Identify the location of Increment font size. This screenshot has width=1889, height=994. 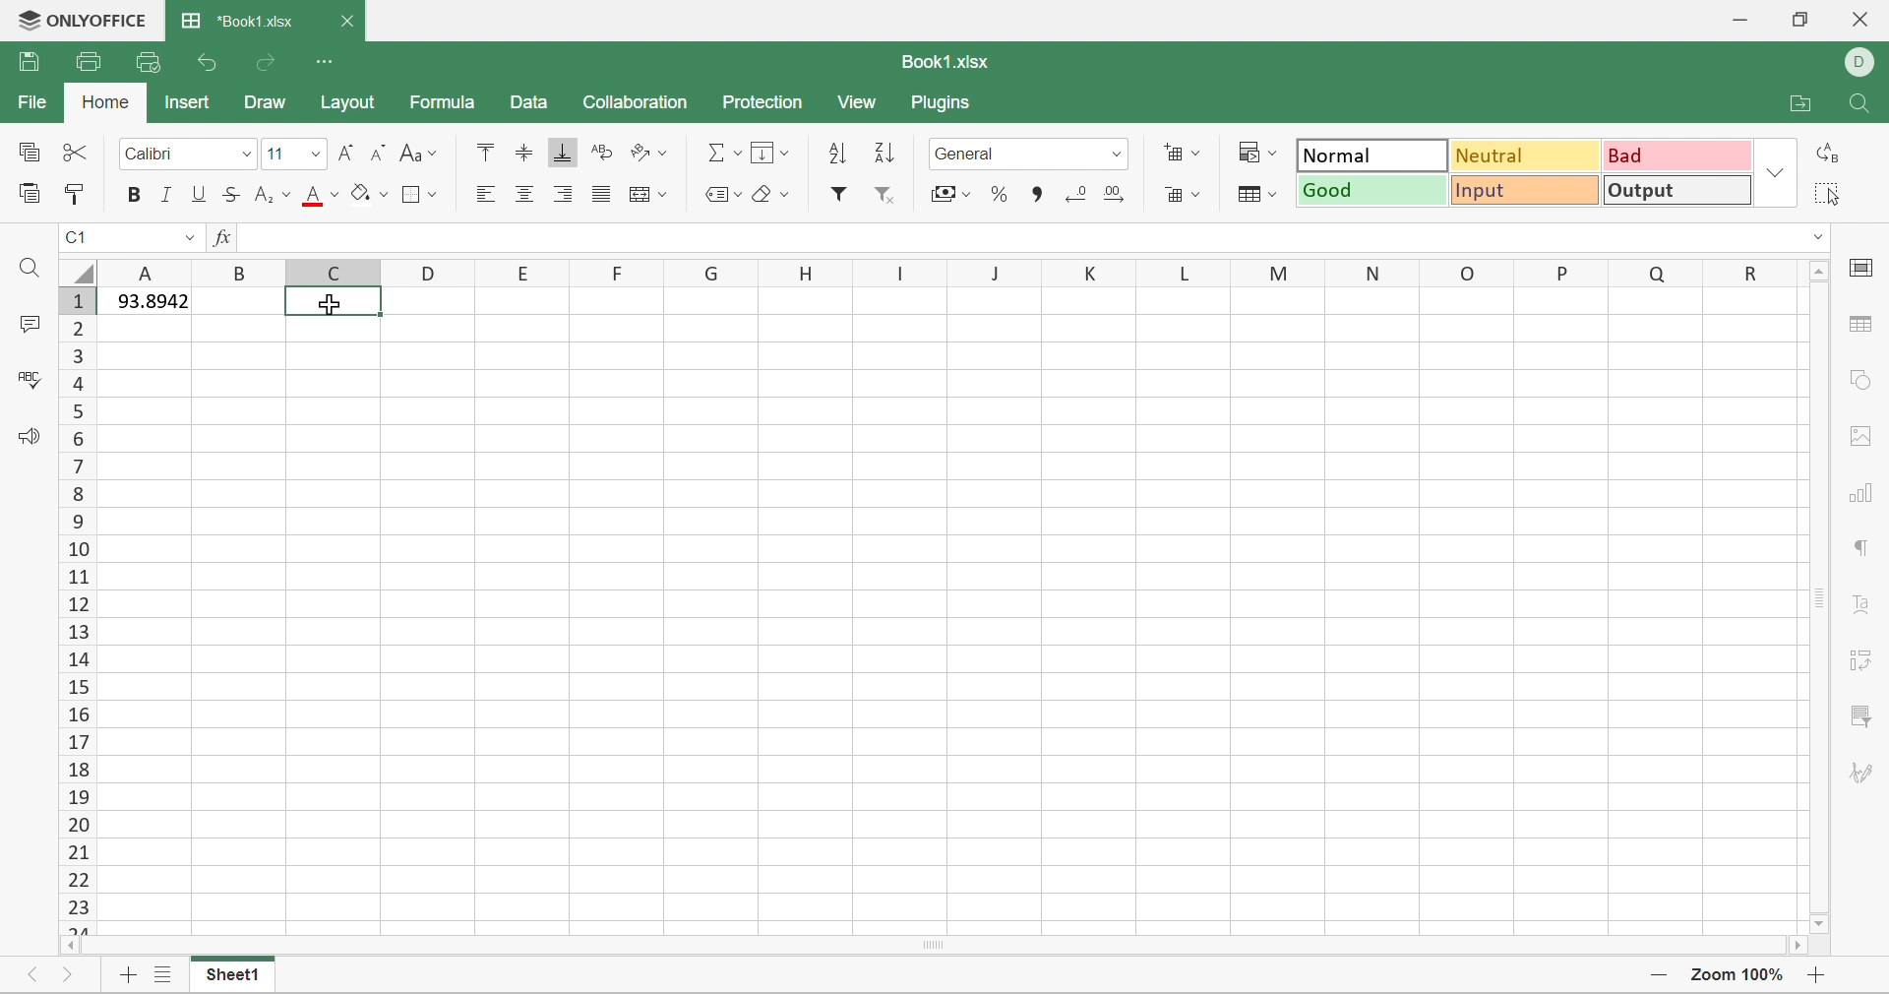
(348, 151).